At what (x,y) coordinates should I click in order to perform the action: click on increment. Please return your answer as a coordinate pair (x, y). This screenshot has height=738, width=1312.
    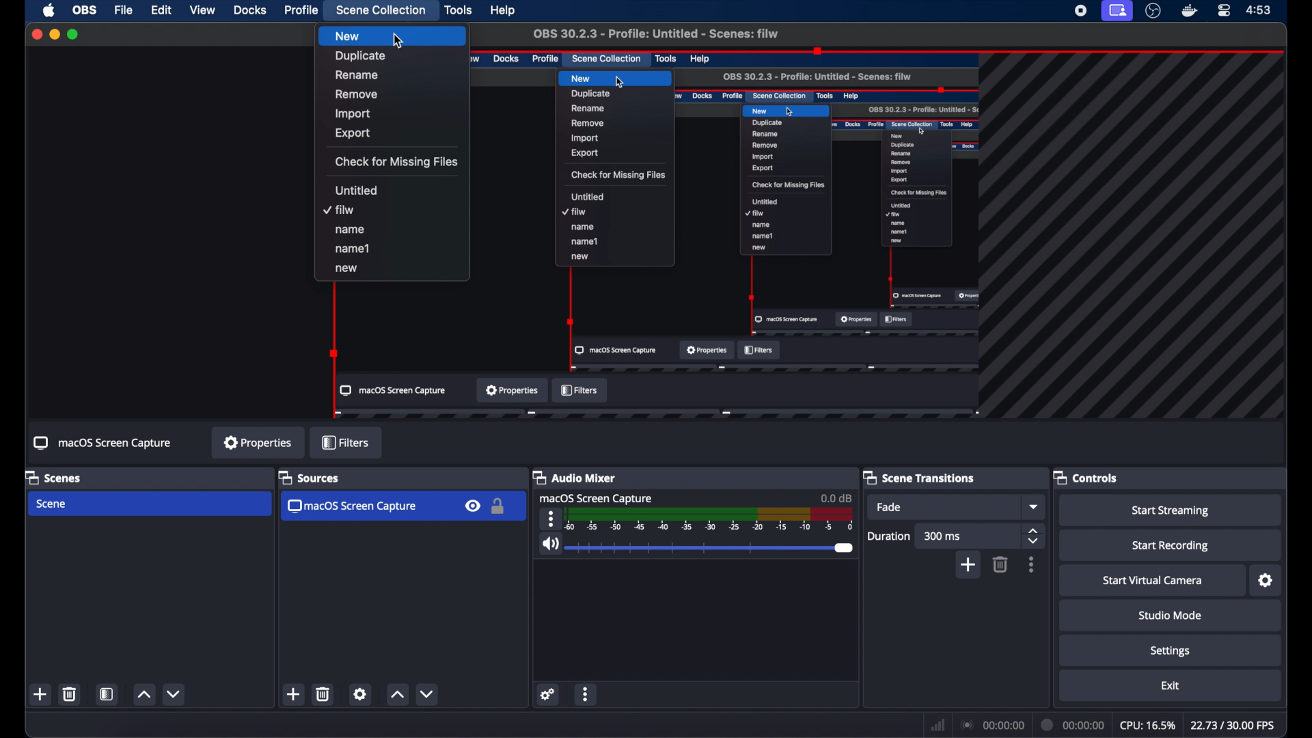
    Looking at the image, I should click on (397, 695).